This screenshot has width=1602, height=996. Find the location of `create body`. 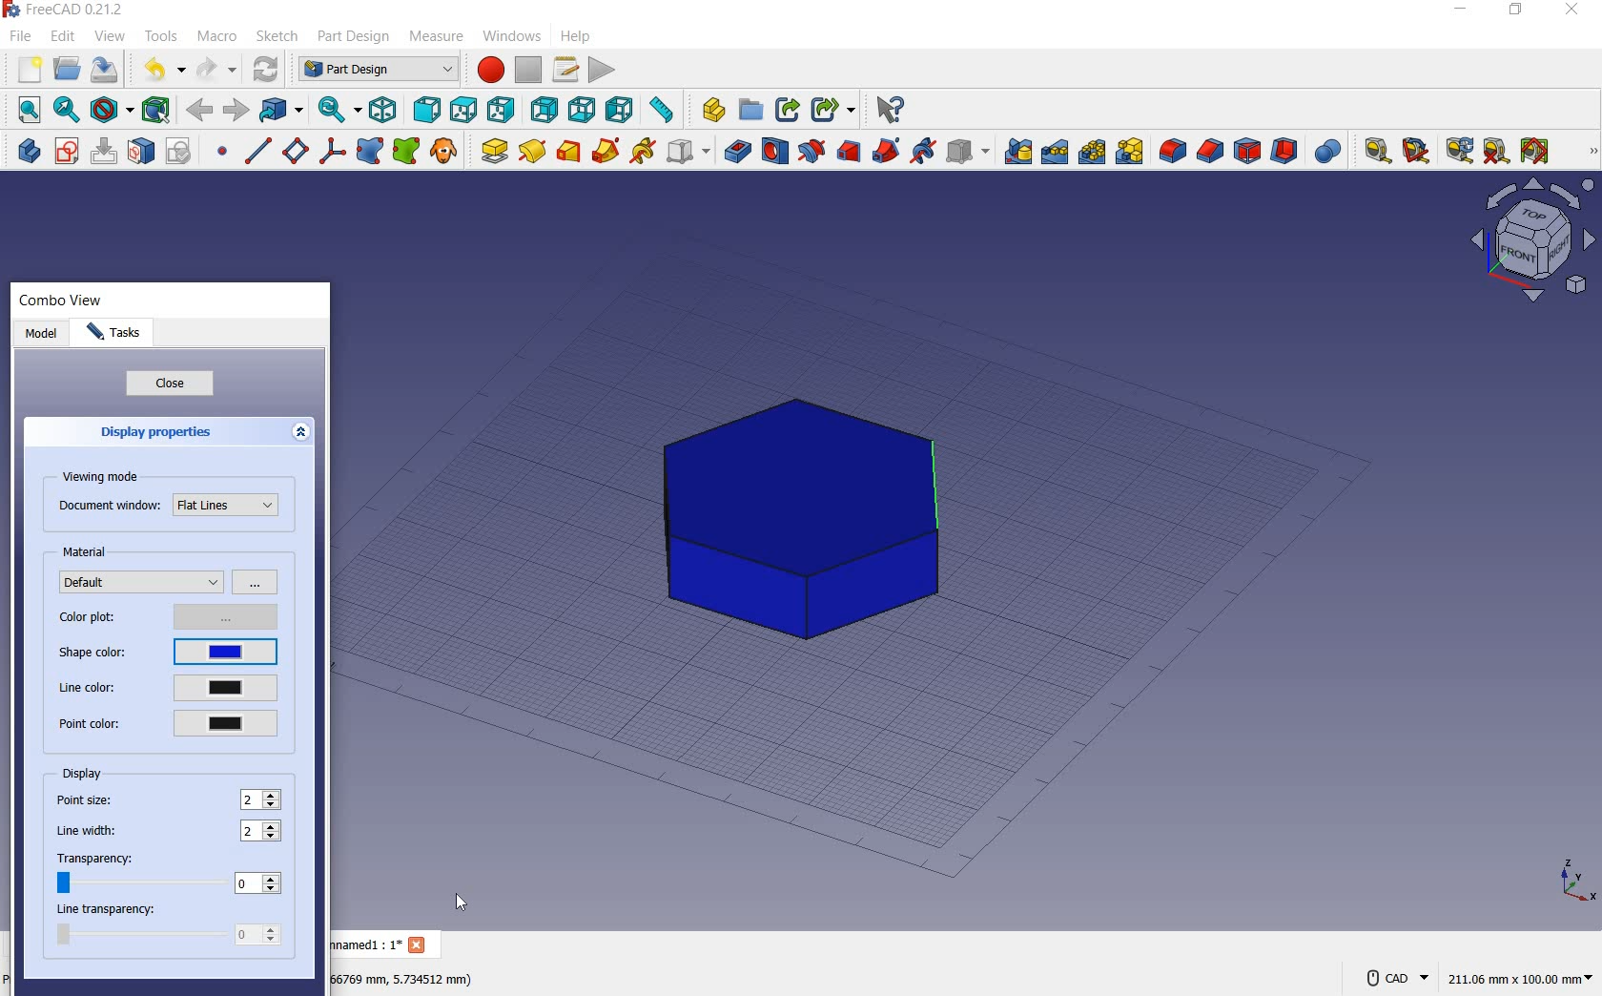

create body is located at coordinates (25, 148).